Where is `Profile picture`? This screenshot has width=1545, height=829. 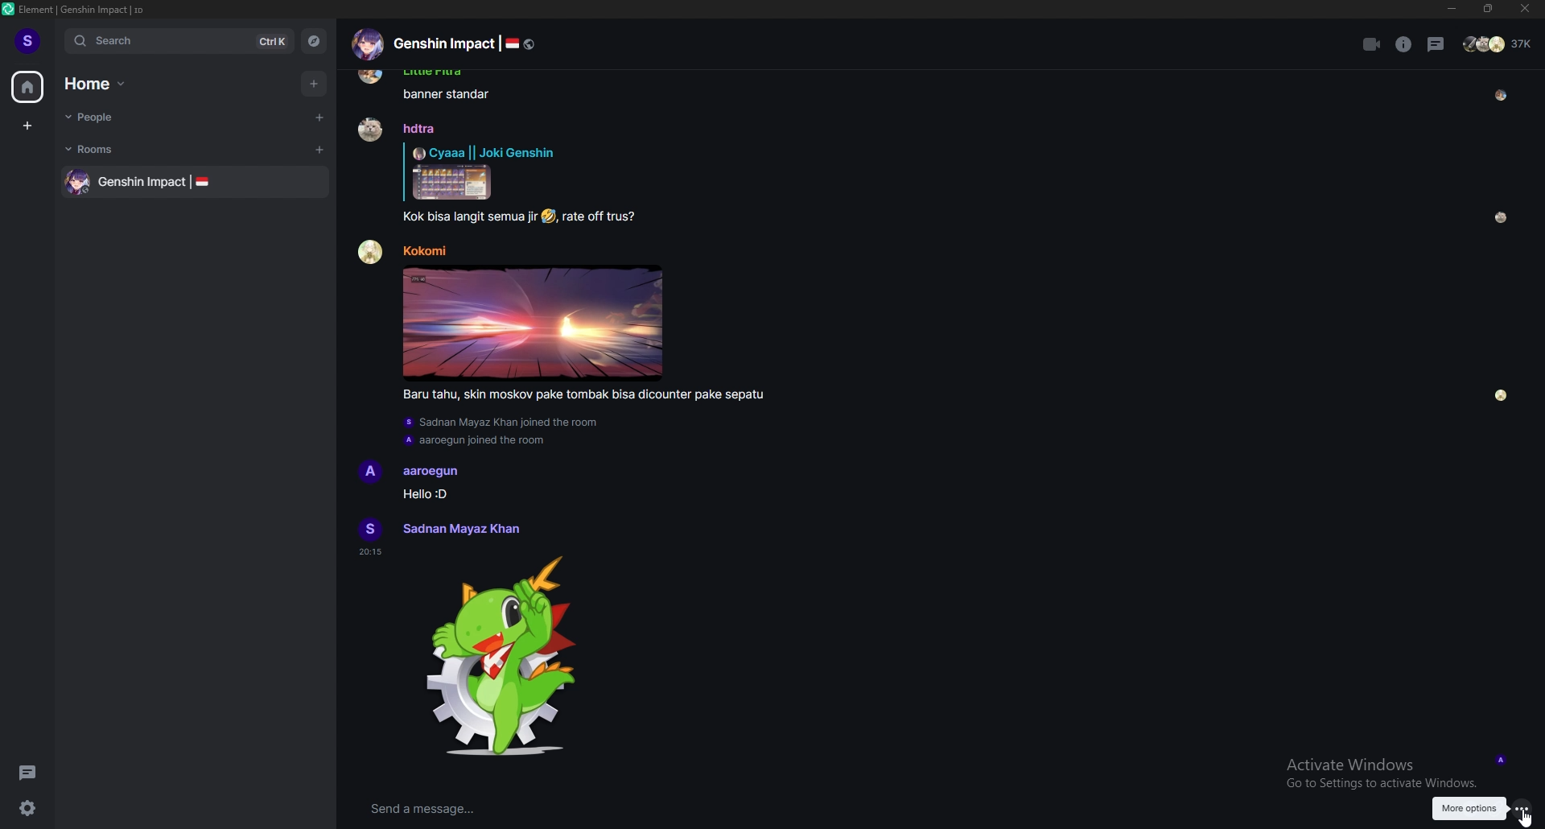 Profile picture is located at coordinates (371, 252).